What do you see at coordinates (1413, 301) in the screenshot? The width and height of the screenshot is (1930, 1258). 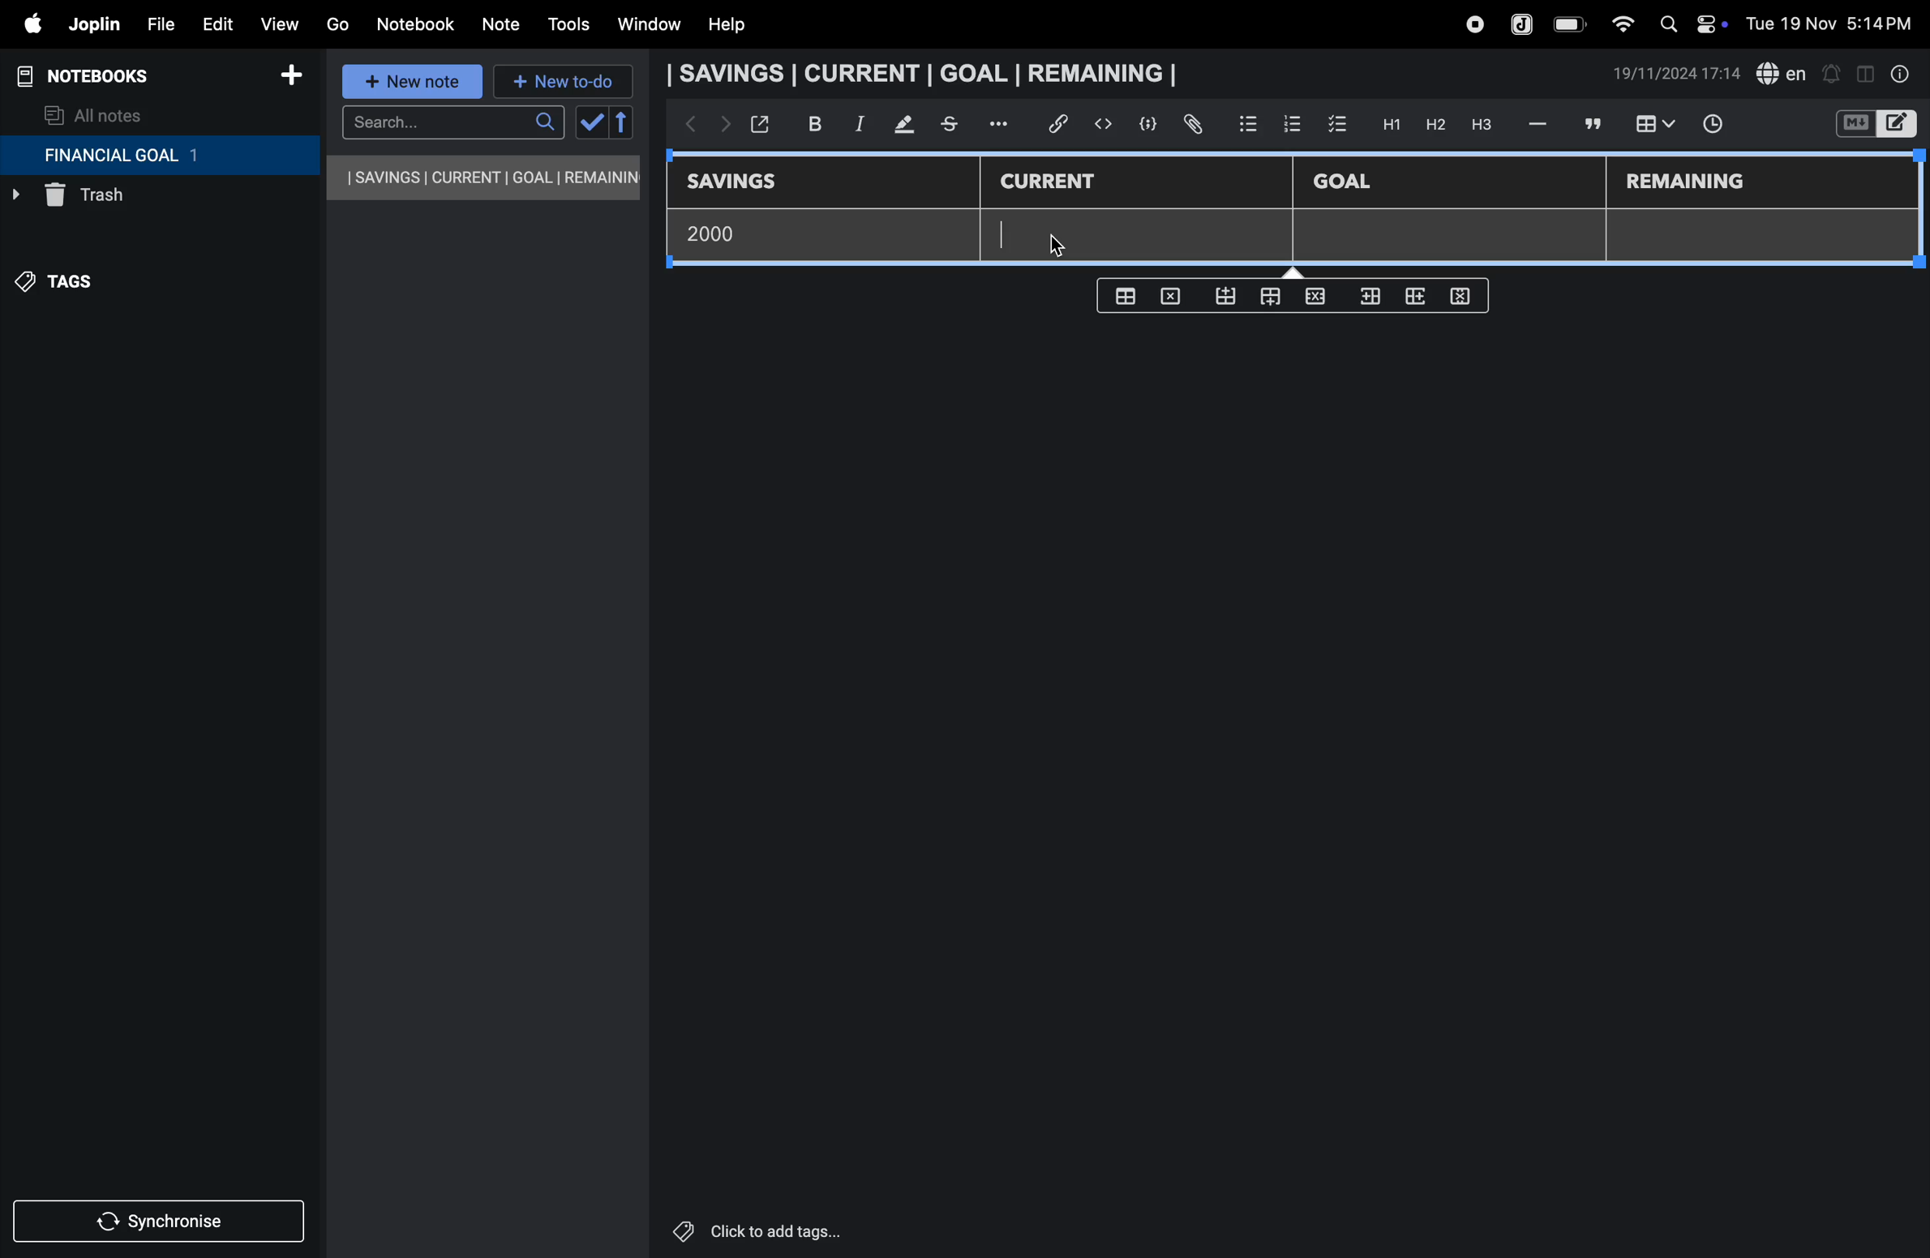 I see `add rows` at bounding box center [1413, 301].